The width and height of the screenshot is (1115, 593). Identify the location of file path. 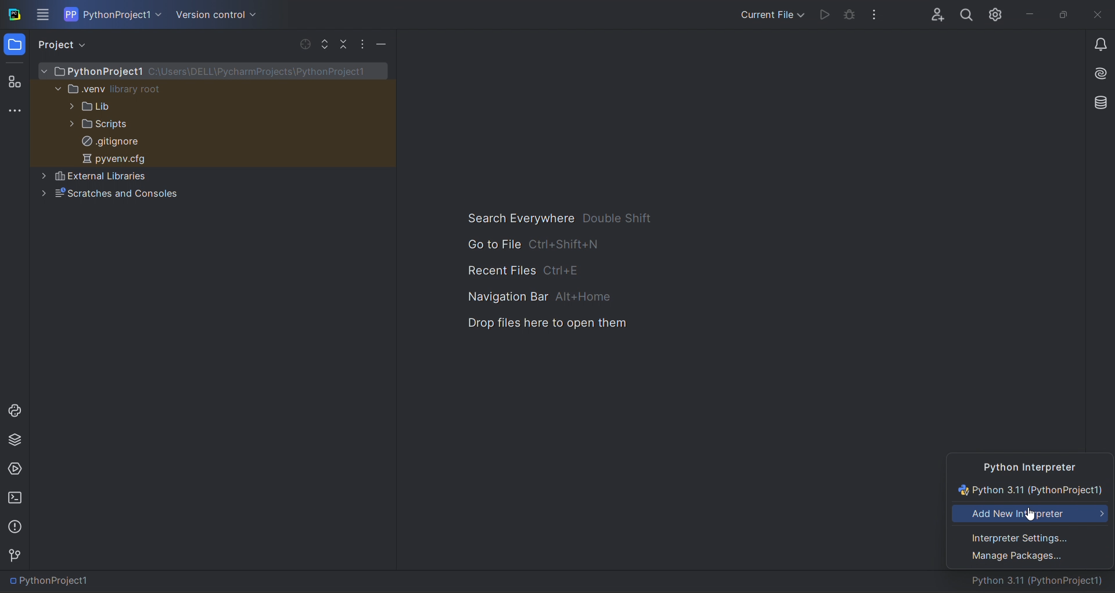
(53, 581).